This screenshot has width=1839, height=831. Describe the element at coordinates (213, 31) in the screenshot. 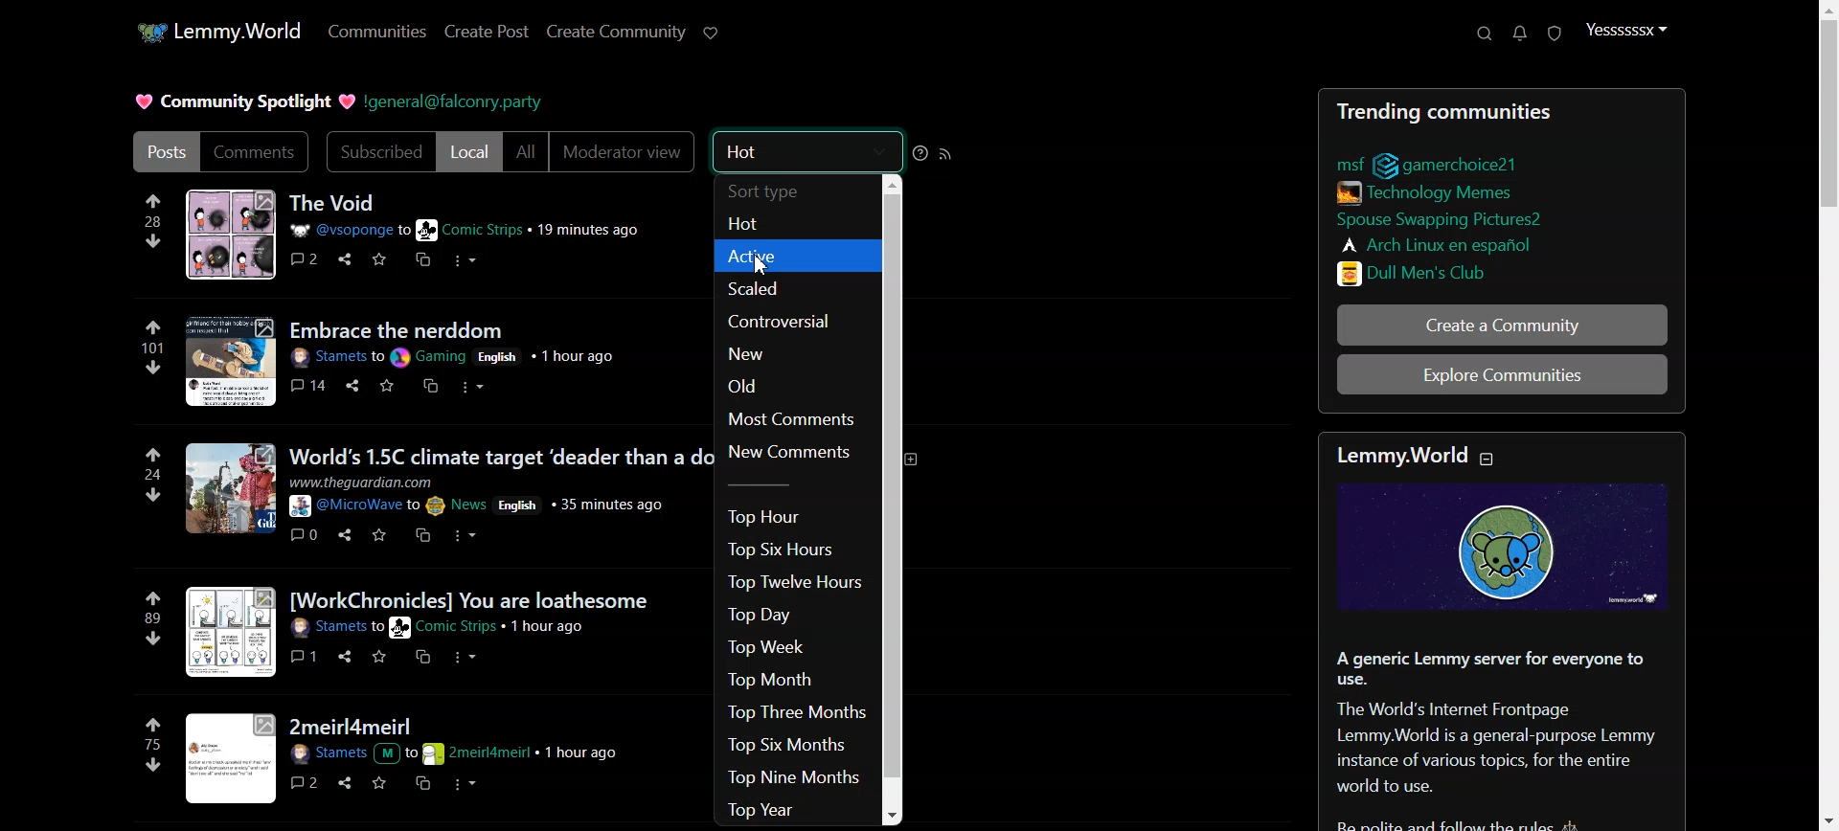

I see `Home Page` at that location.